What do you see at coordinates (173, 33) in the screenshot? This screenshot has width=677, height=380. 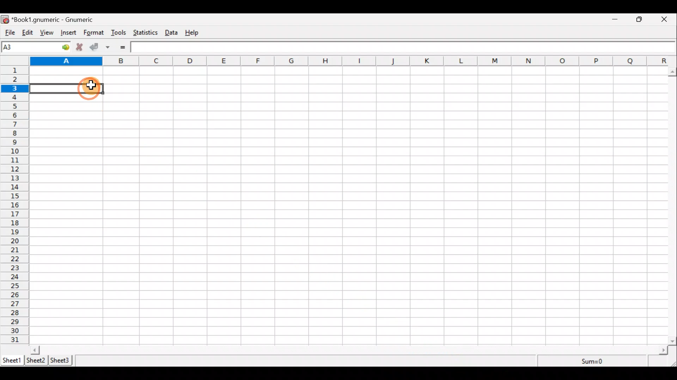 I see `Data` at bounding box center [173, 33].